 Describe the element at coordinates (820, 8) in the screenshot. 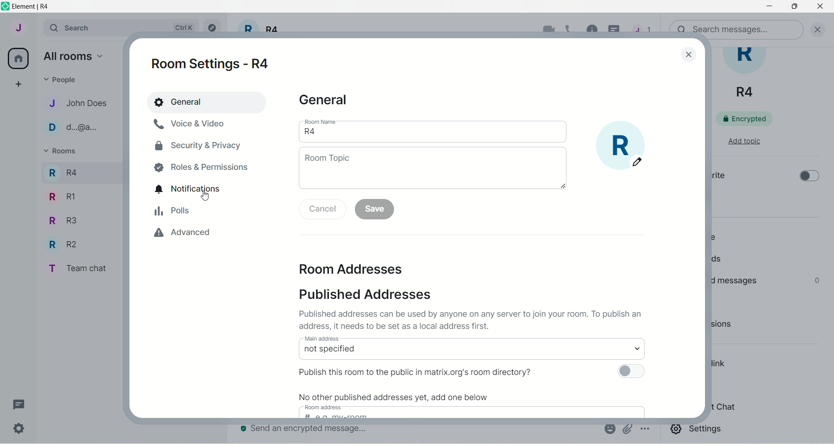

I see `close` at that location.